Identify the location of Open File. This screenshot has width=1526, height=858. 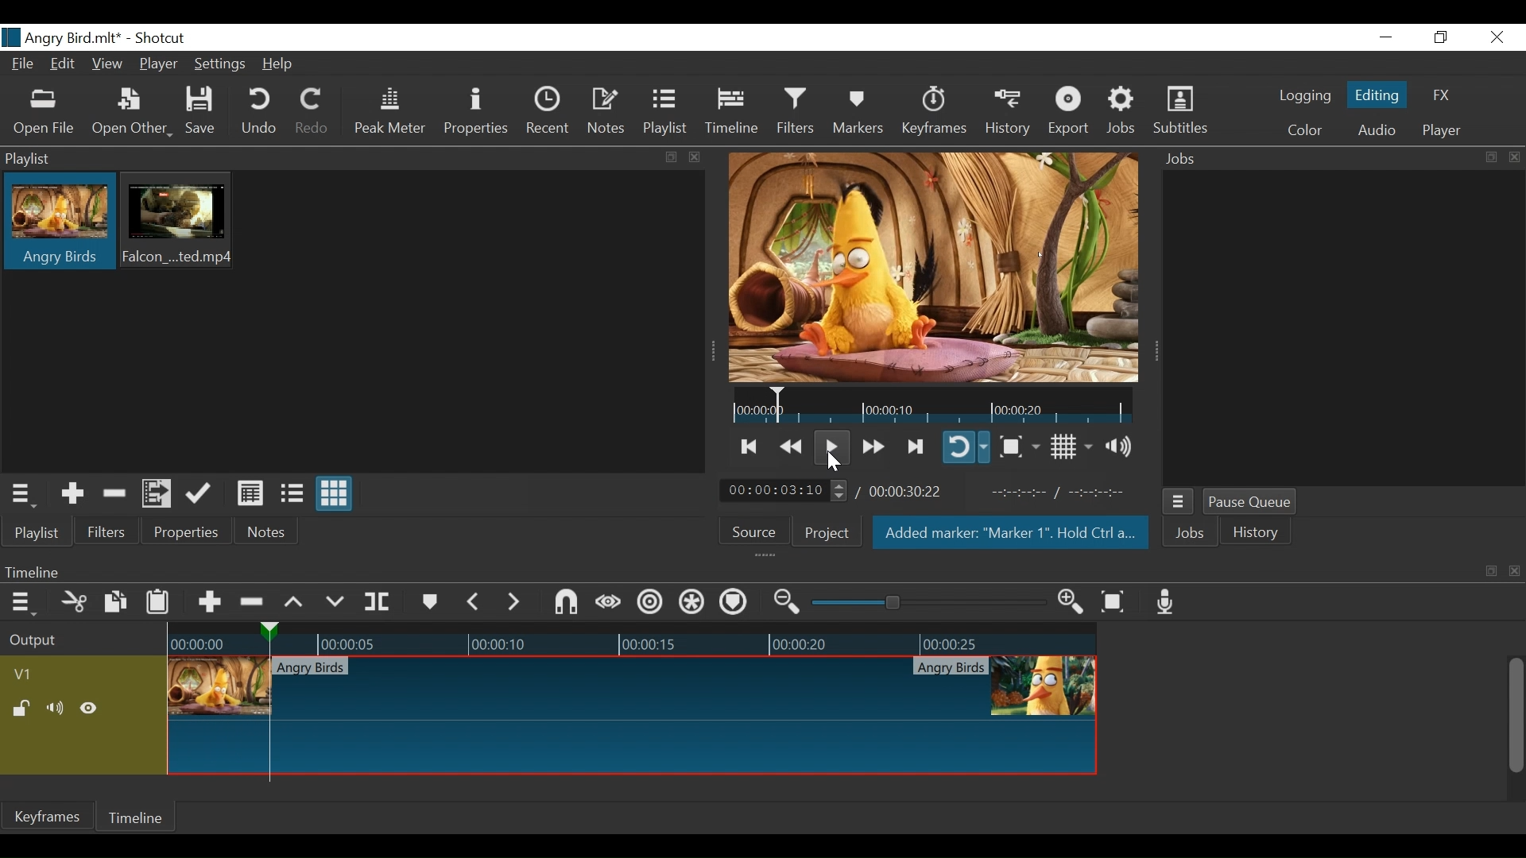
(47, 111).